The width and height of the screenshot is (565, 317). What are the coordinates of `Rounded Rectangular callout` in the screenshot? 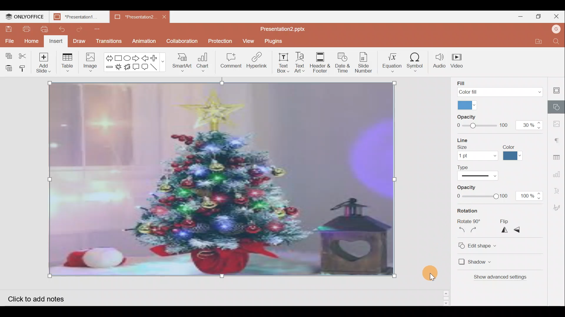 It's located at (145, 67).